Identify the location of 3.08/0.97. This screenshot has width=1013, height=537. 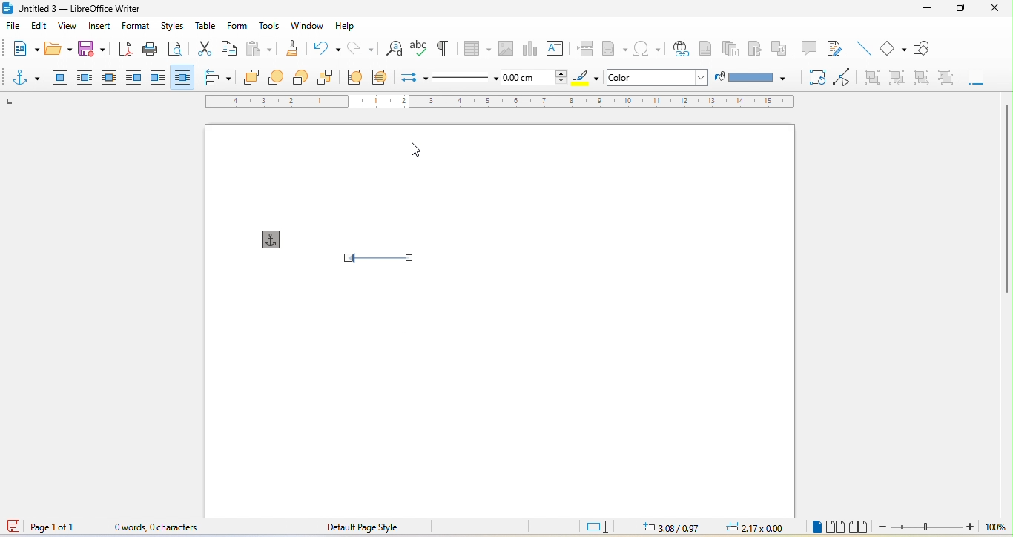
(676, 527).